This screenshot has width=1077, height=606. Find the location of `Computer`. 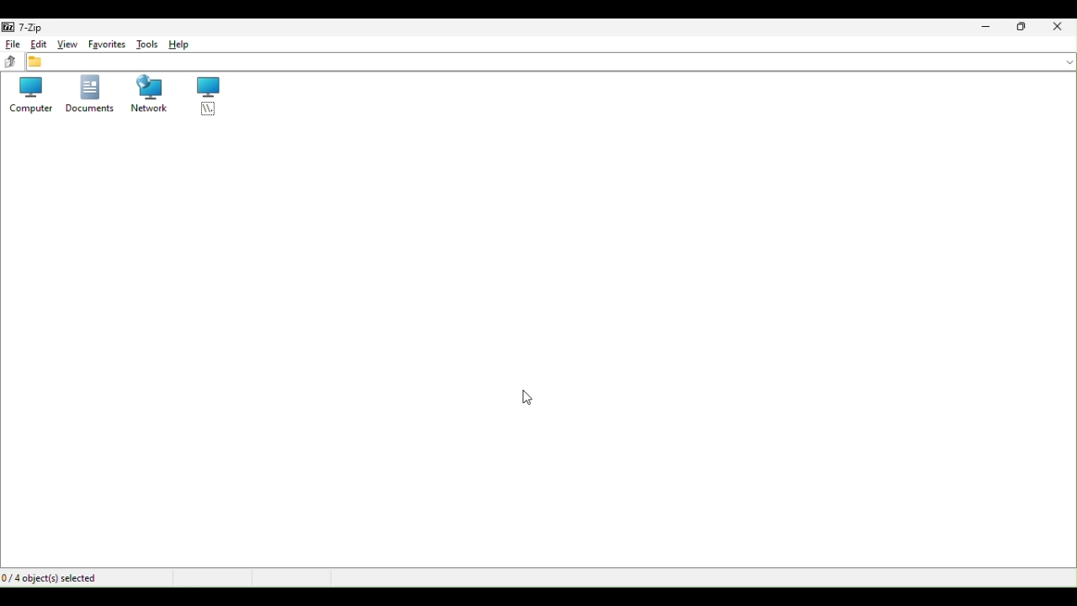

Computer is located at coordinates (30, 98).